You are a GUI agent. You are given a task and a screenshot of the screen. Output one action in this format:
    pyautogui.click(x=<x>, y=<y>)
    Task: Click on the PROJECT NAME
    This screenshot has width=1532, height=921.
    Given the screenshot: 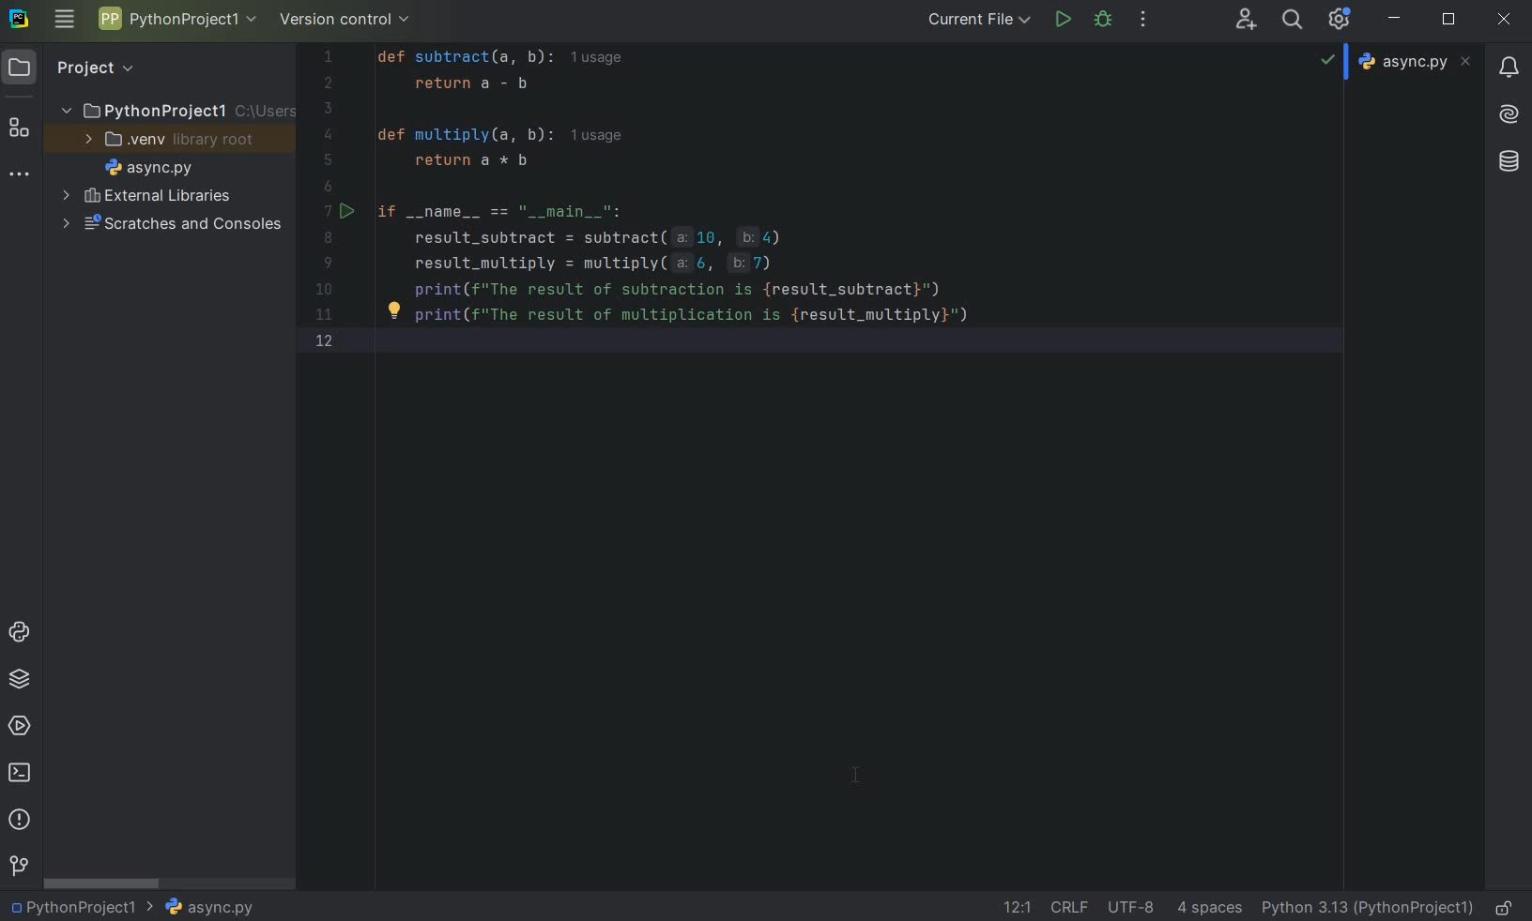 What is the action you would take?
    pyautogui.click(x=176, y=22)
    